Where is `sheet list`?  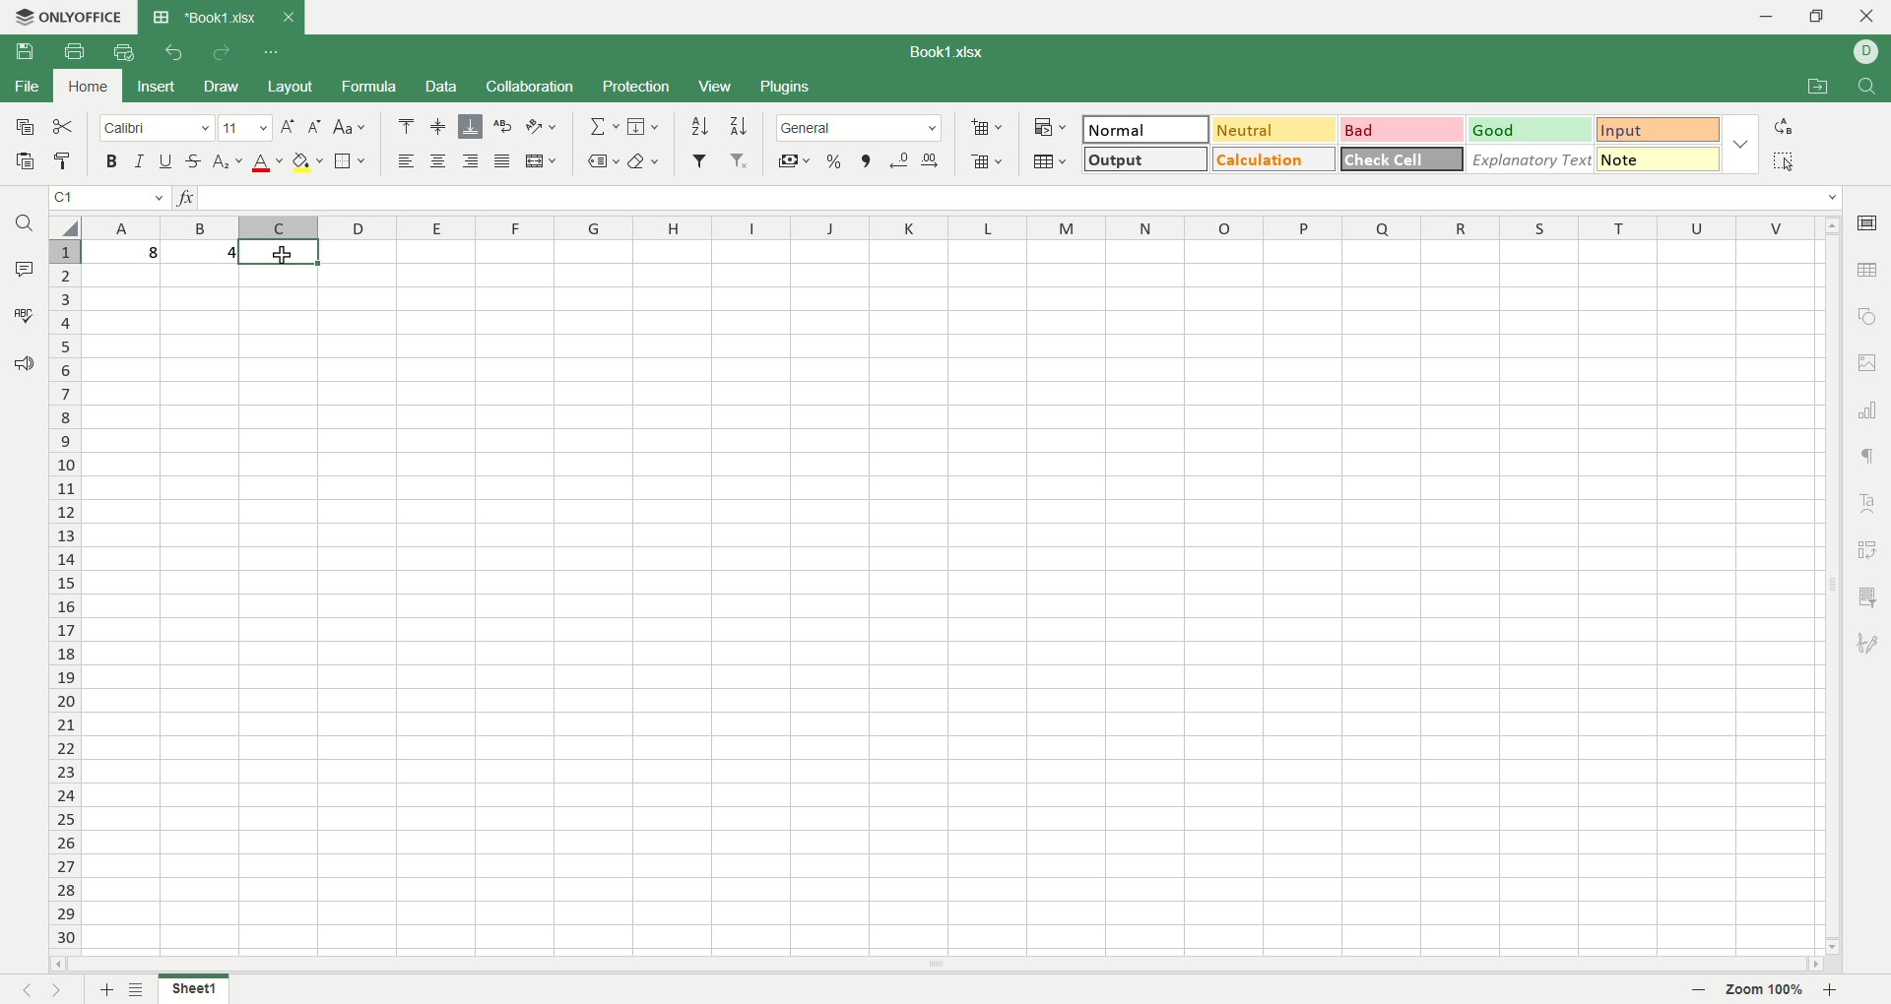 sheet list is located at coordinates (139, 989).